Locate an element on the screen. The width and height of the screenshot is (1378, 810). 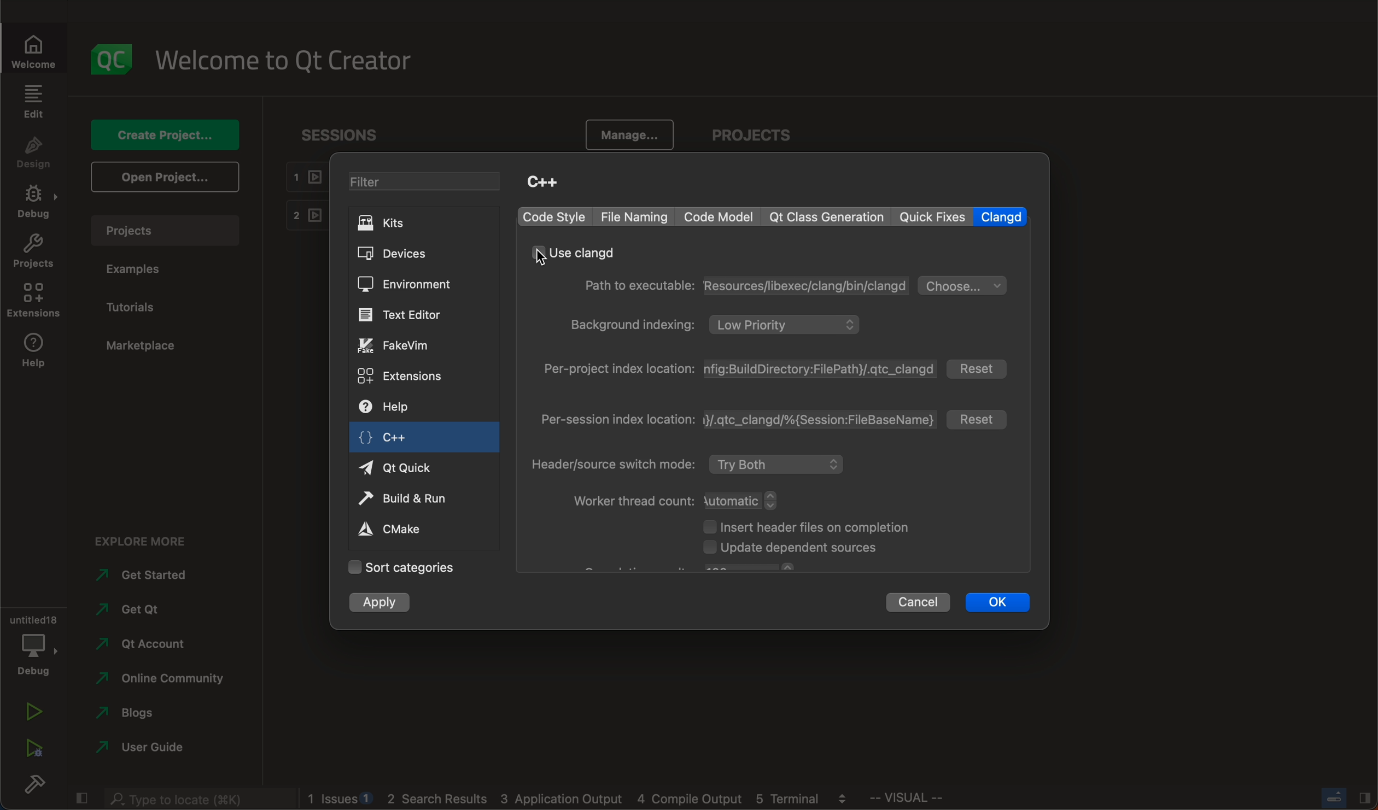
welcome is located at coordinates (296, 57).